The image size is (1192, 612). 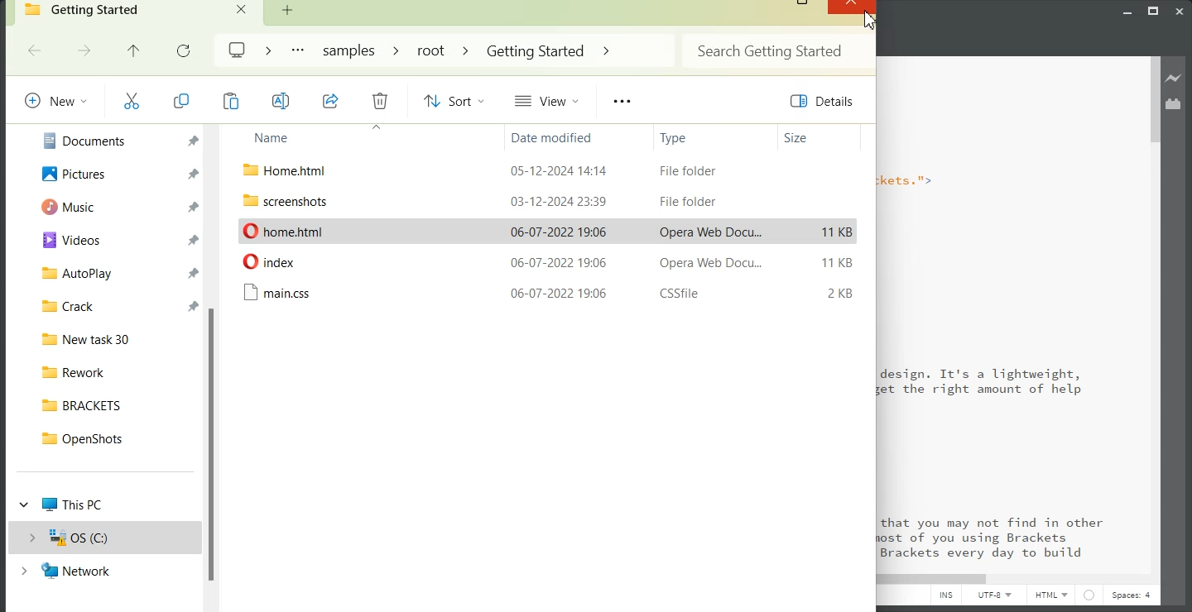 I want to click on New, so click(x=55, y=100).